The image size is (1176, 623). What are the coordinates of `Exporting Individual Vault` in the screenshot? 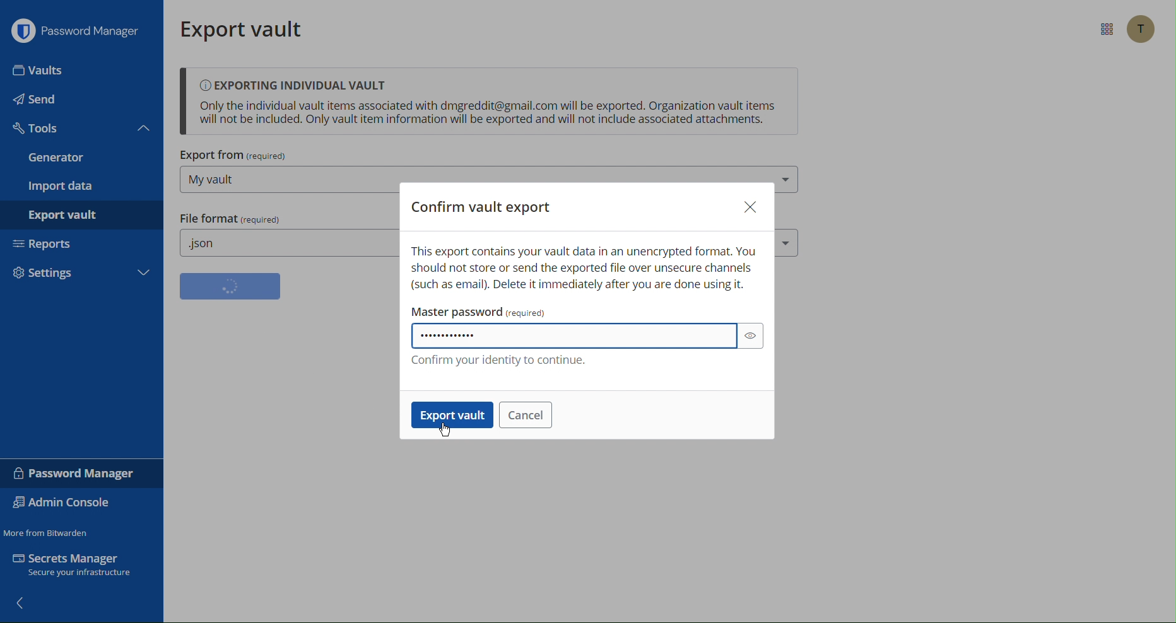 It's located at (488, 103).